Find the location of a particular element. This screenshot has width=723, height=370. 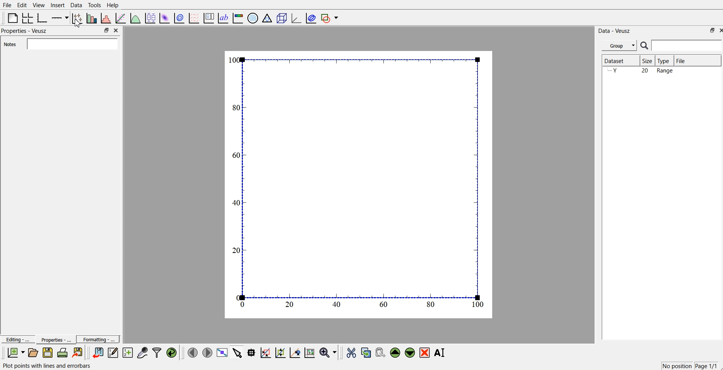

Zoom function menu is located at coordinates (329, 352).